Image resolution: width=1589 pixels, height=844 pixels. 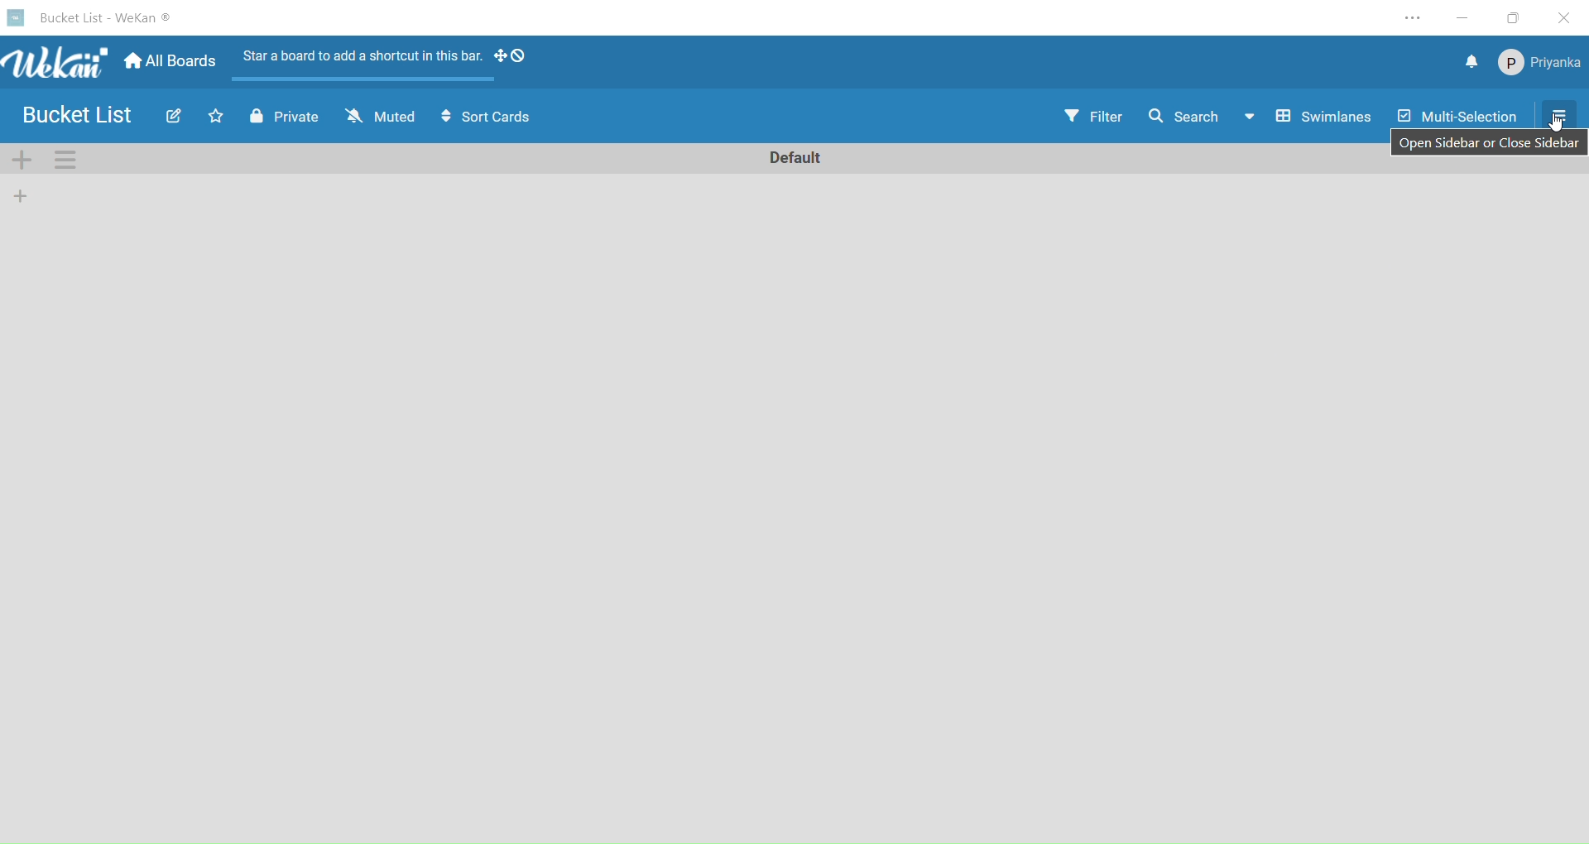 I want to click on rename, so click(x=799, y=158).